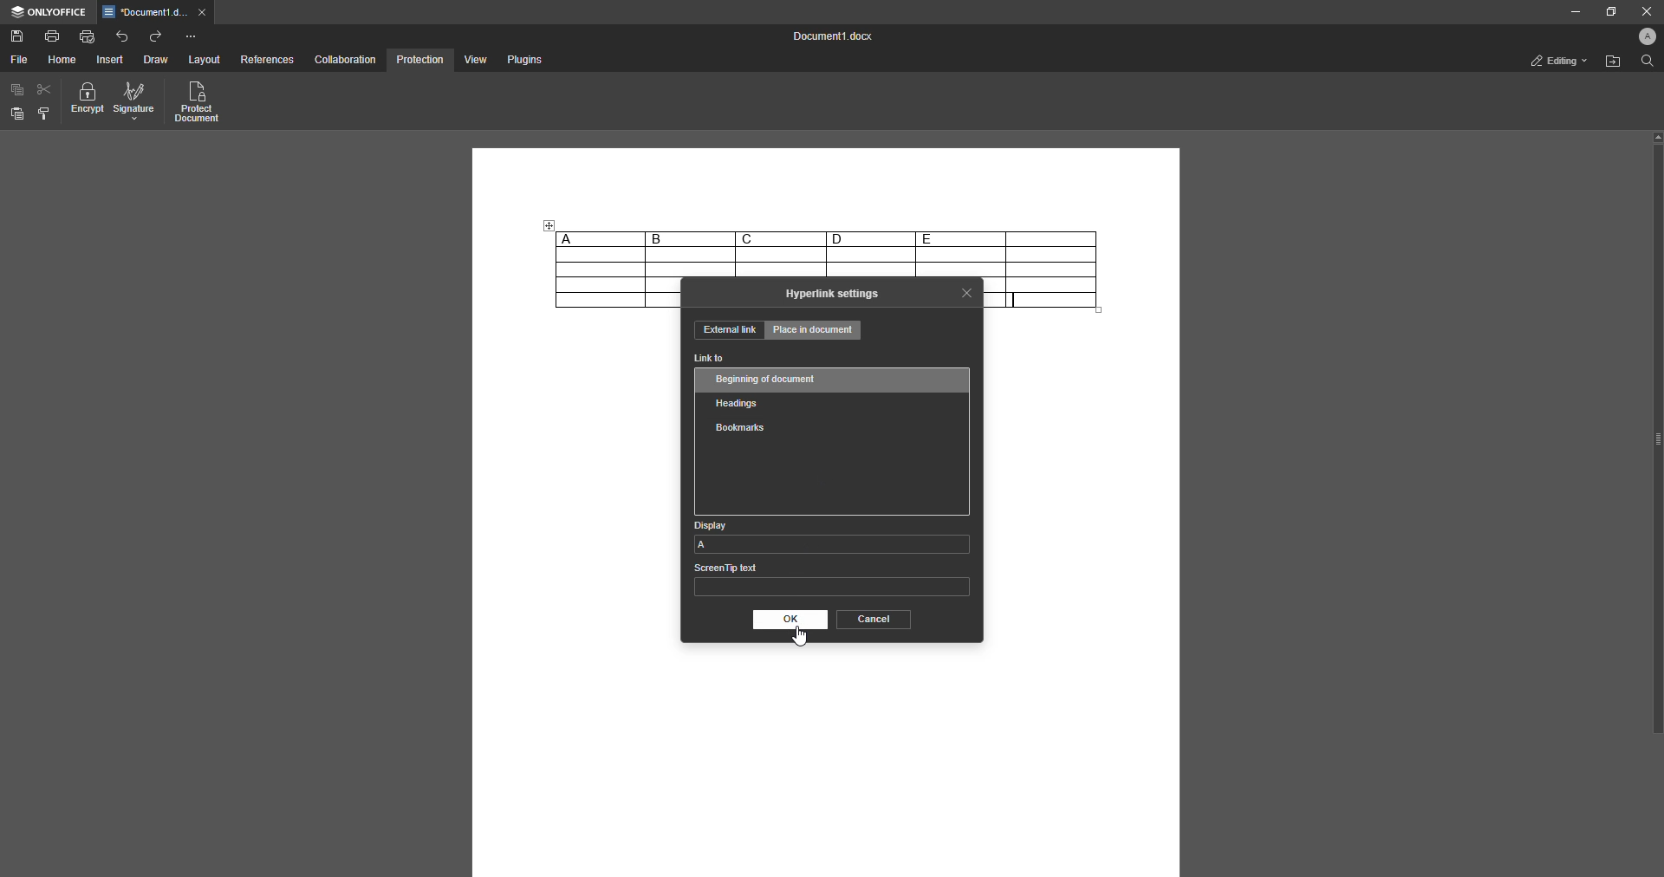  Describe the element at coordinates (741, 401) in the screenshot. I see `Headings` at that location.